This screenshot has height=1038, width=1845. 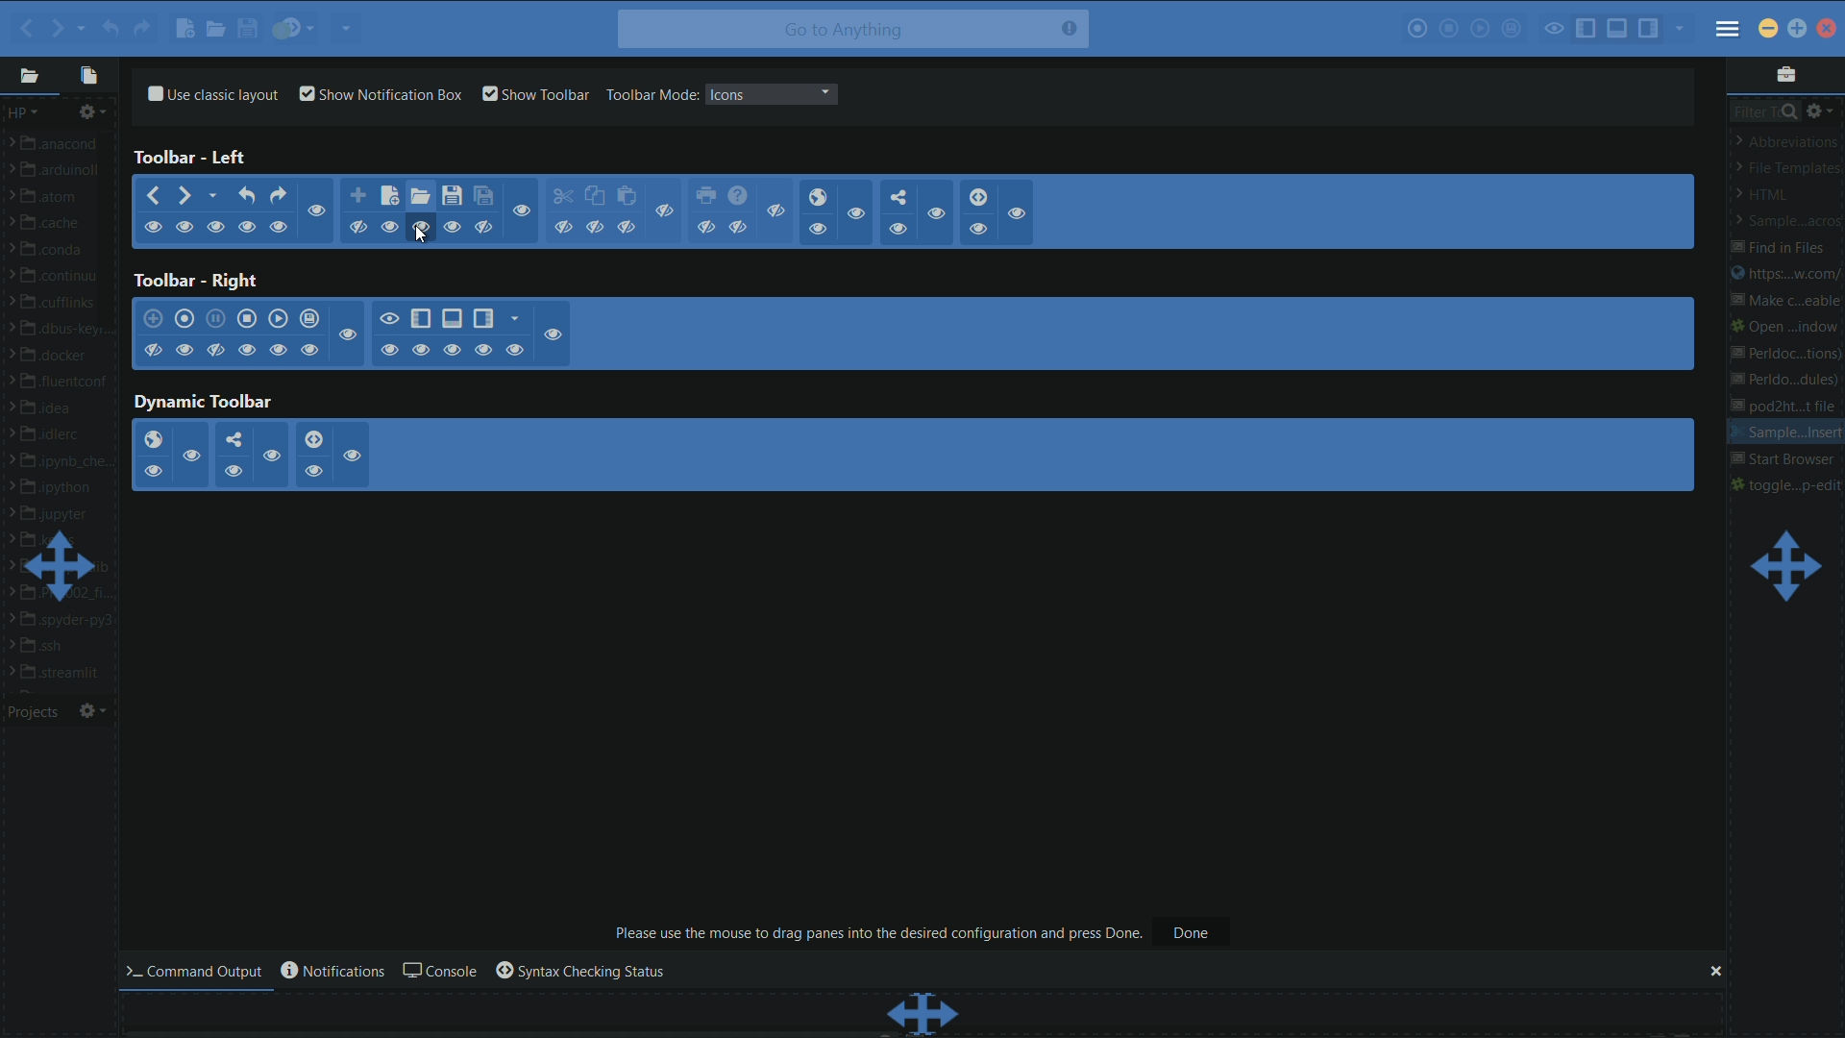 What do you see at coordinates (56, 26) in the screenshot?
I see `forward` at bounding box center [56, 26].